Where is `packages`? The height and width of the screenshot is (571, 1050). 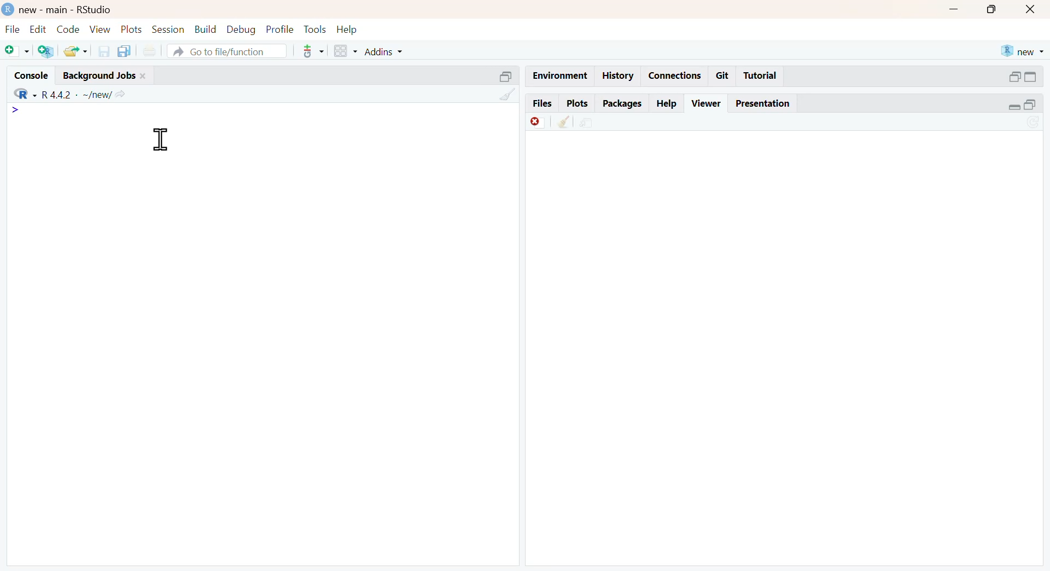
packages is located at coordinates (623, 105).